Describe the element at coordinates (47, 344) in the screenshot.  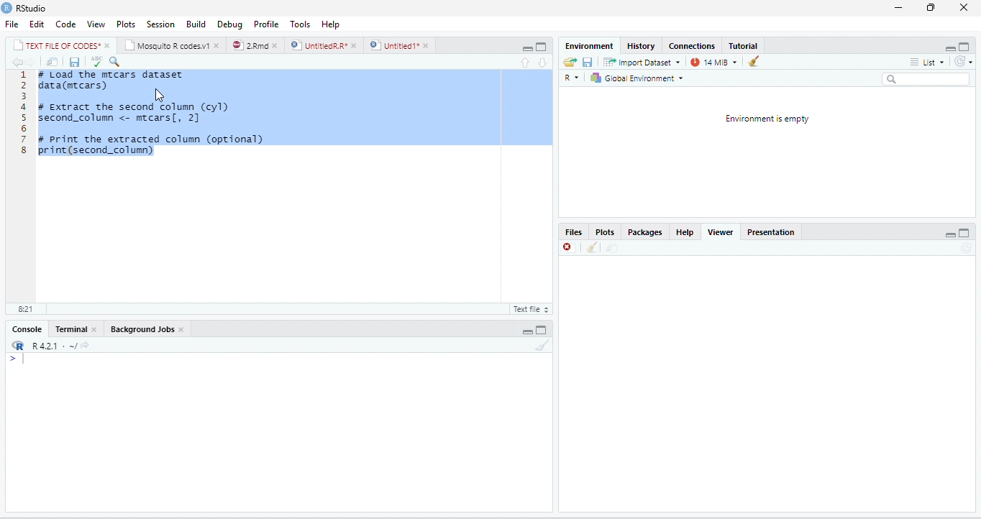
I see ` R421 « ~` at that location.